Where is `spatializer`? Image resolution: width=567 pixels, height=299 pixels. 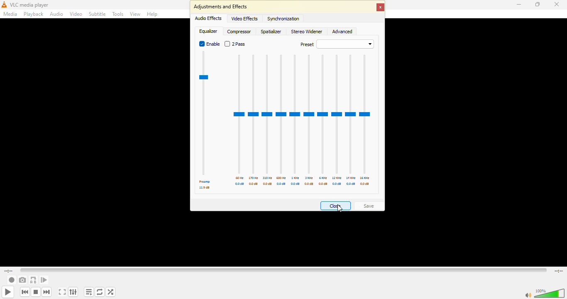 spatializer is located at coordinates (272, 33).